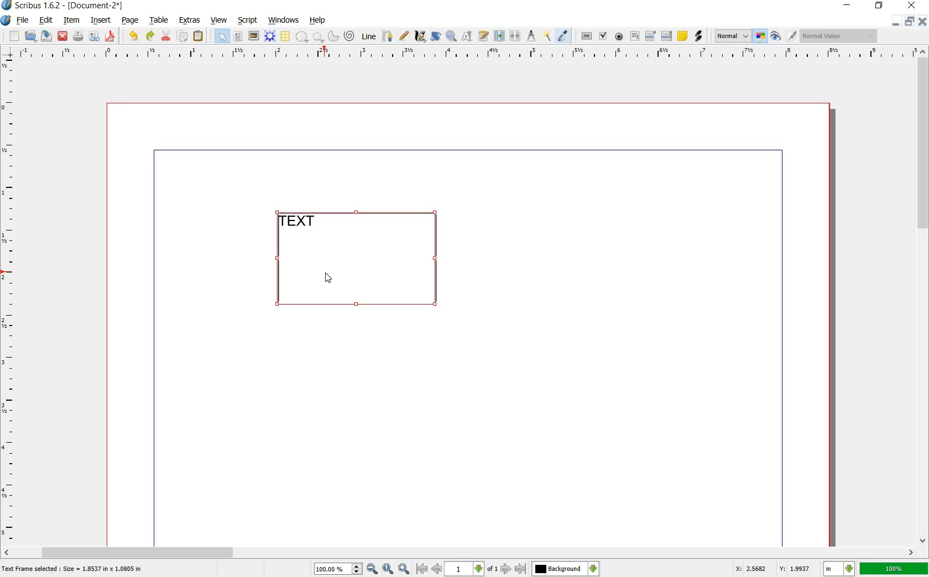  Describe the element at coordinates (222, 36) in the screenshot. I see `select item` at that location.